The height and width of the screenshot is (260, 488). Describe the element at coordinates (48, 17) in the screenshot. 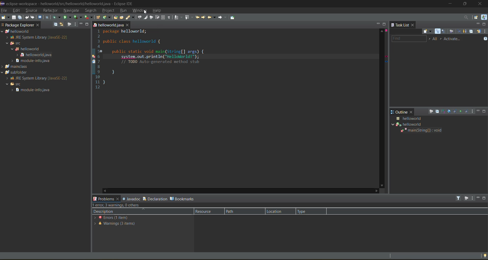

I see `skip all breakpoints` at that location.